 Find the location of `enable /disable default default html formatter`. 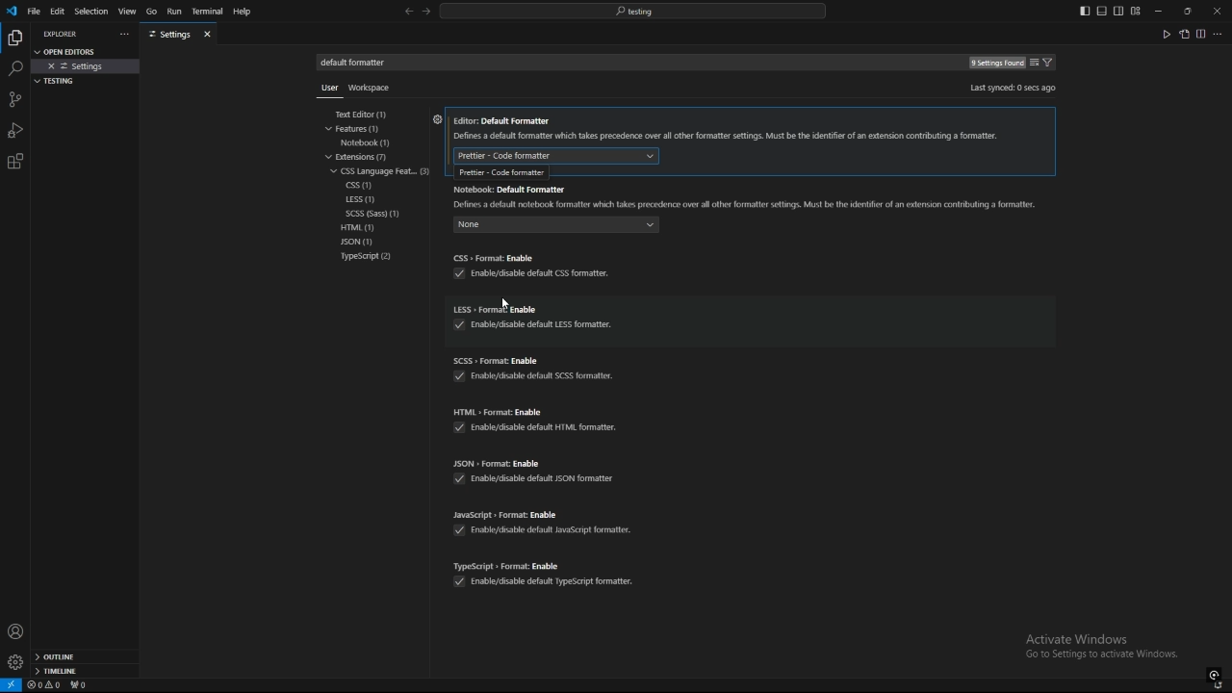

enable /disable default default html formatter is located at coordinates (538, 427).